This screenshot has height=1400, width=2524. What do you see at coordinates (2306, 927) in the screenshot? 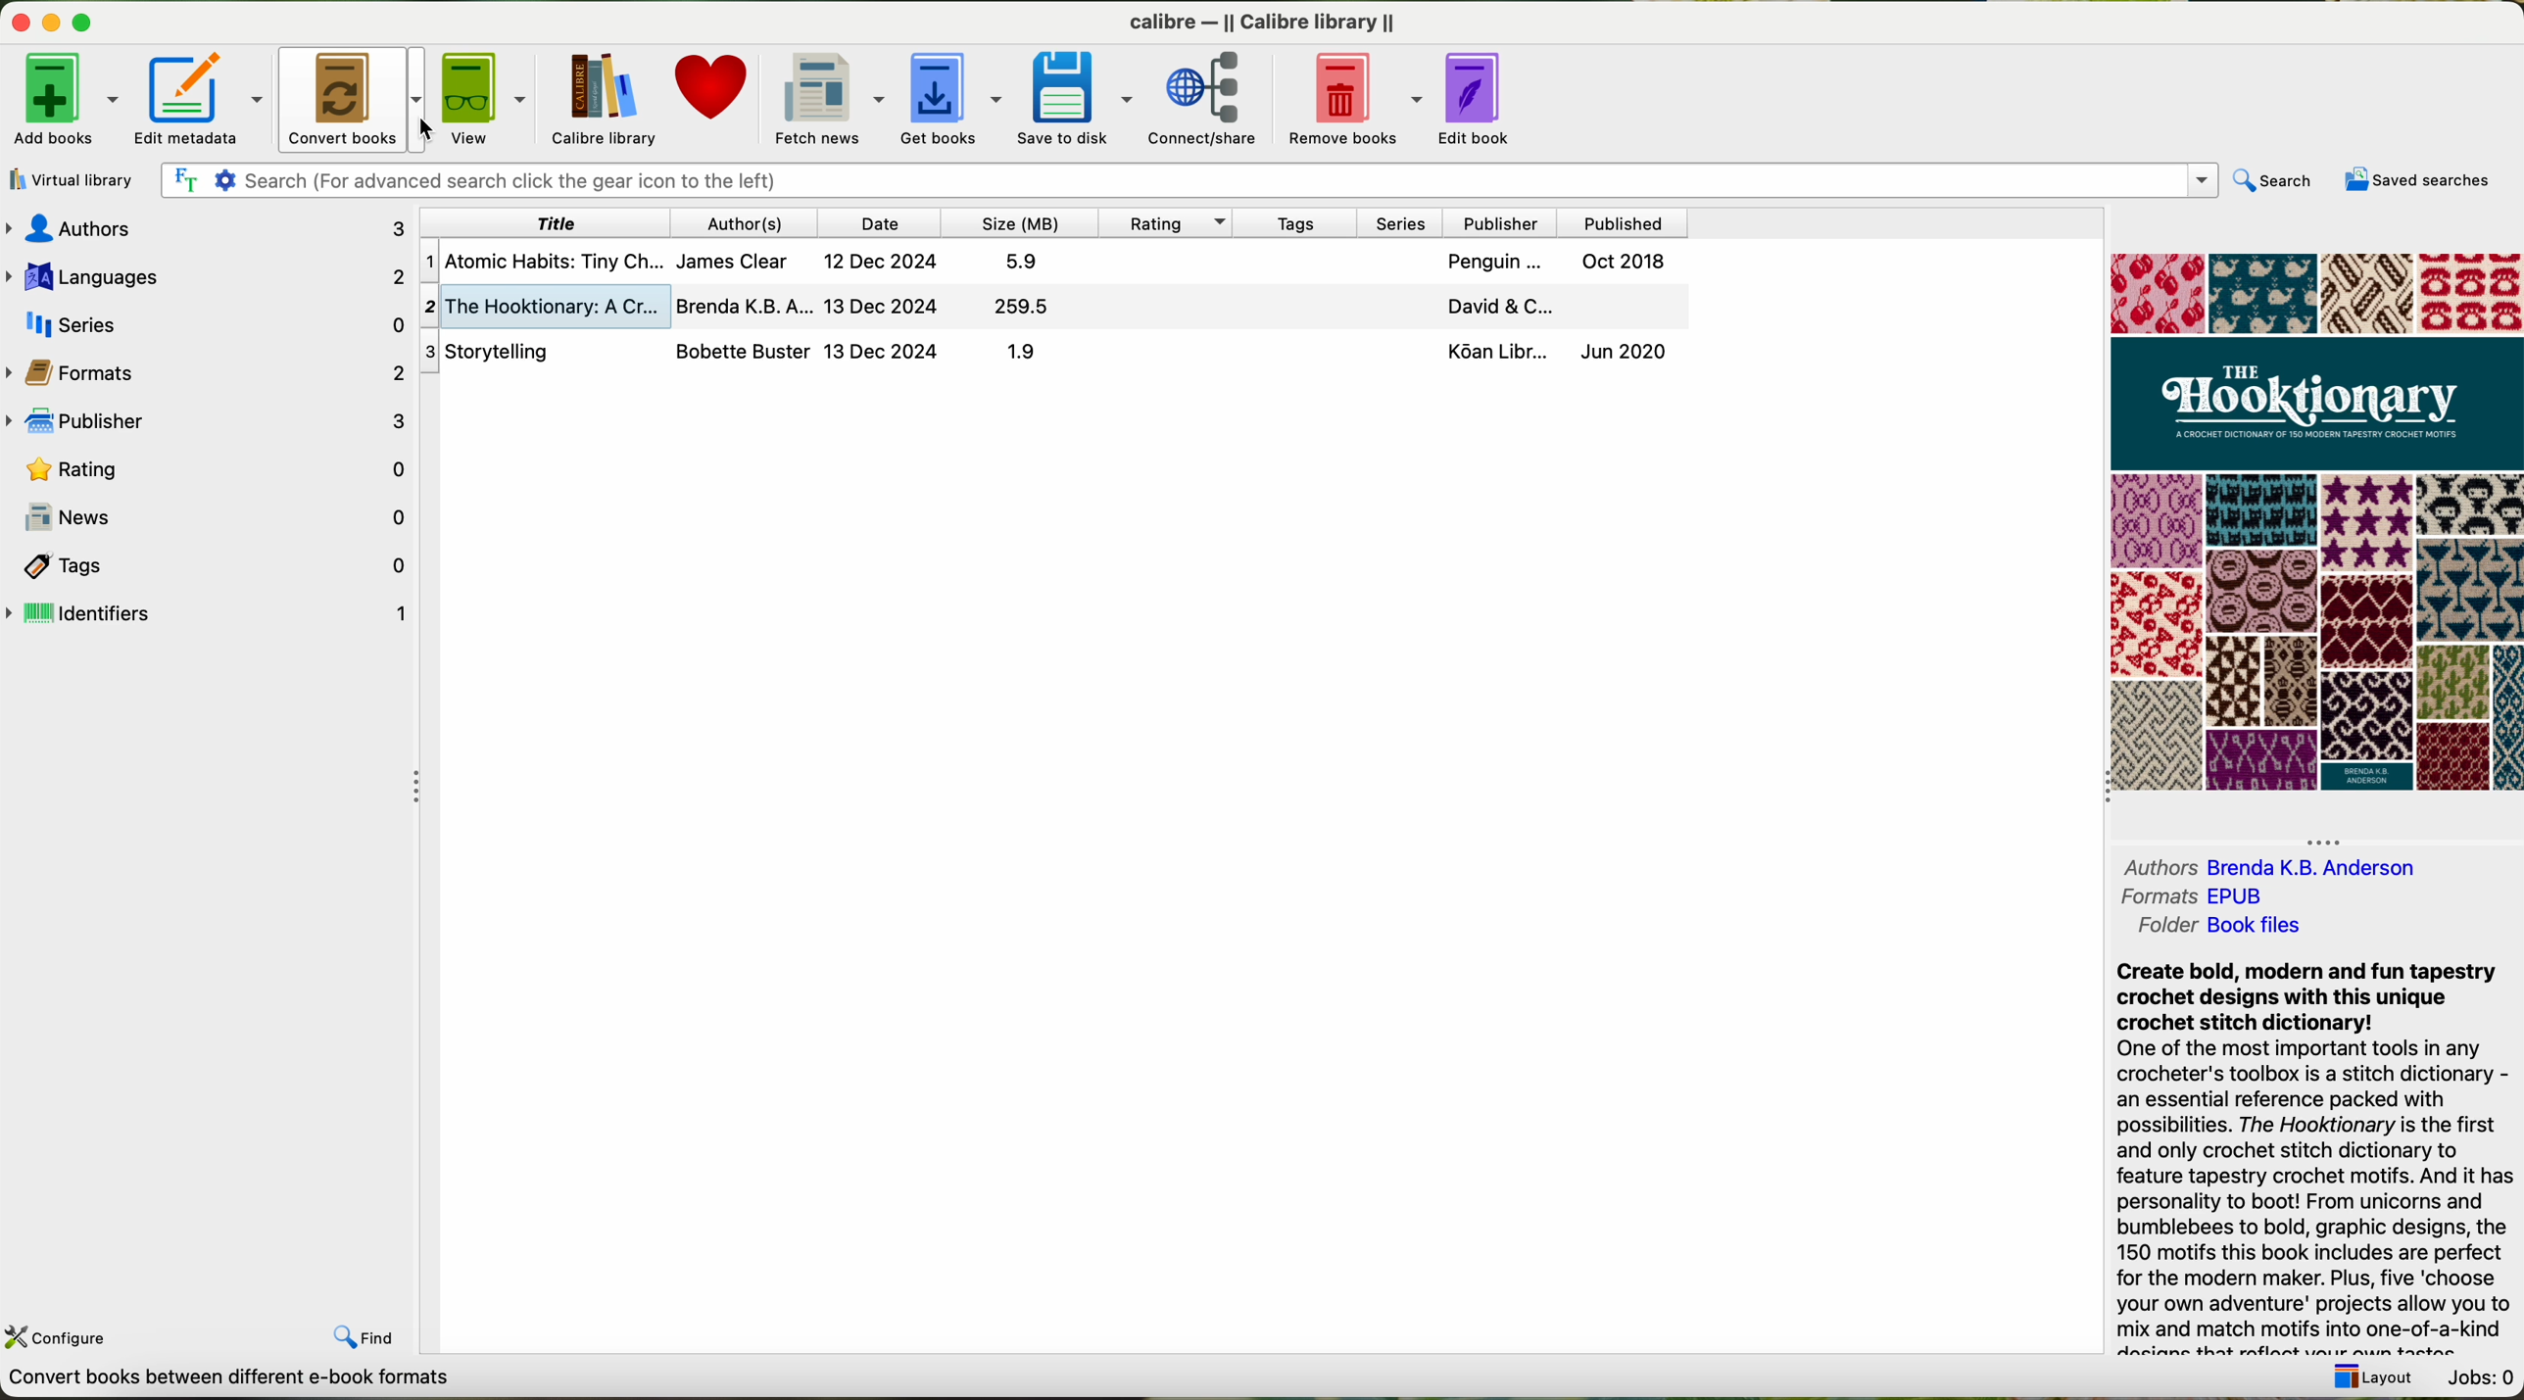
I see `Book File` at bounding box center [2306, 927].